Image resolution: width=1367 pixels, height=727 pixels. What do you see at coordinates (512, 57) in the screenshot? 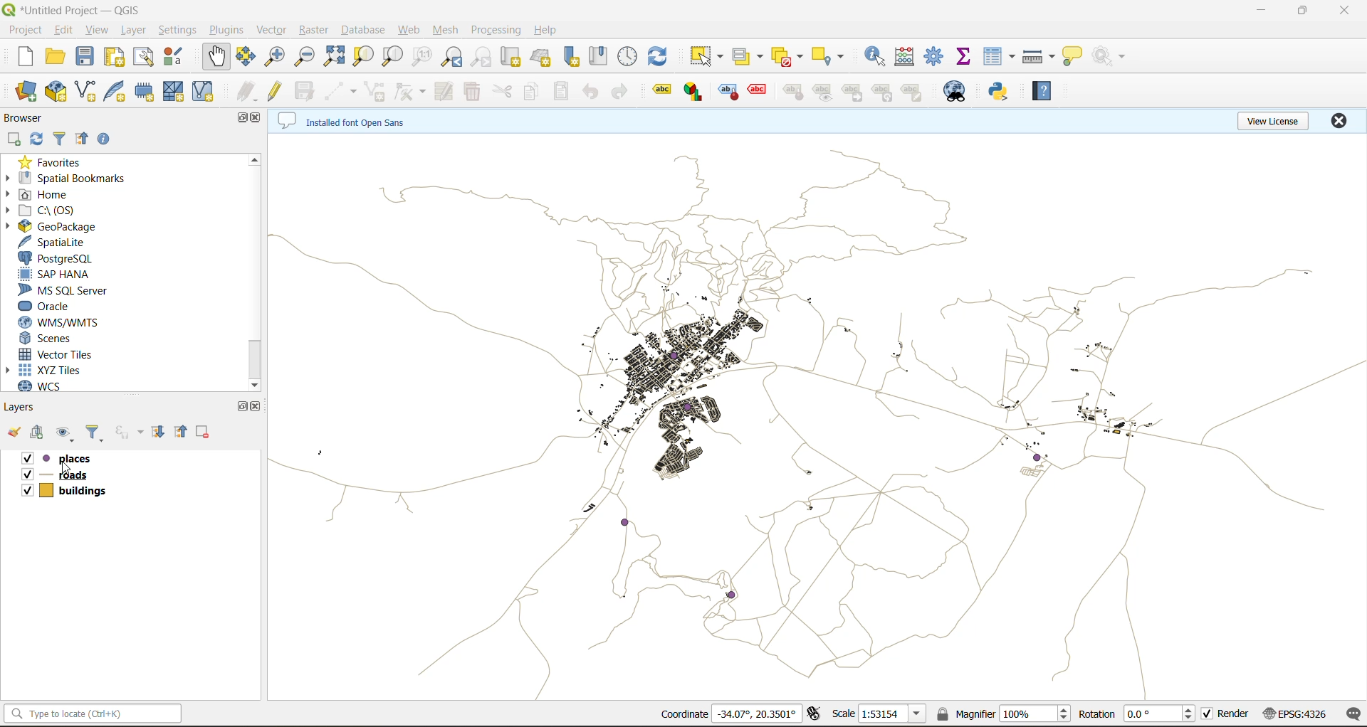
I see `new map view` at bounding box center [512, 57].